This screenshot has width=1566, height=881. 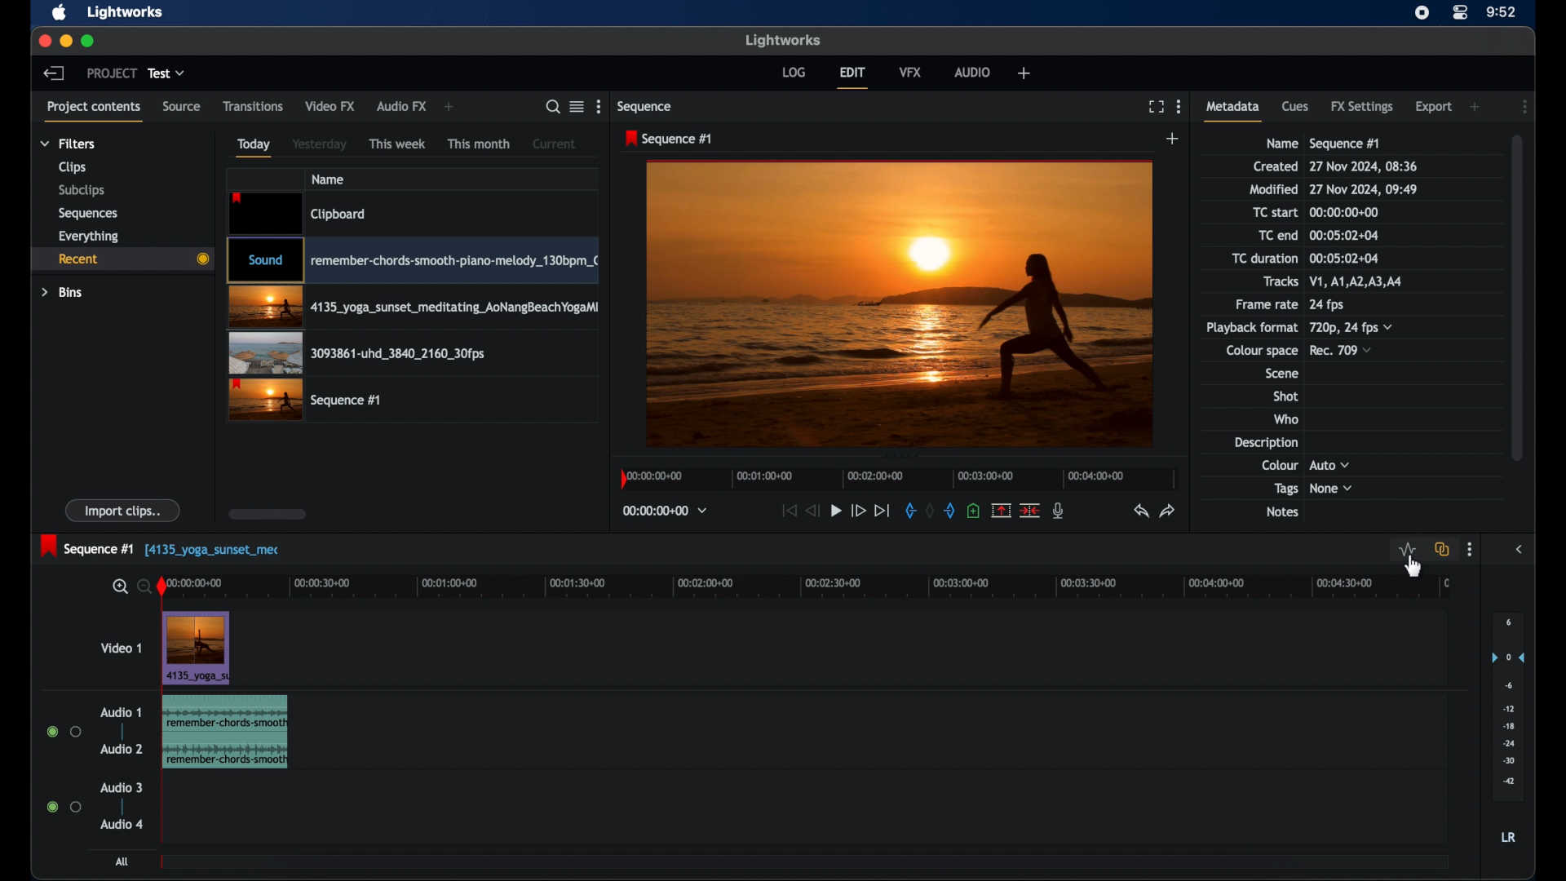 What do you see at coordinates (812, 511) in the screenshot?
I see `rewind` at bounding box center [812, 511].